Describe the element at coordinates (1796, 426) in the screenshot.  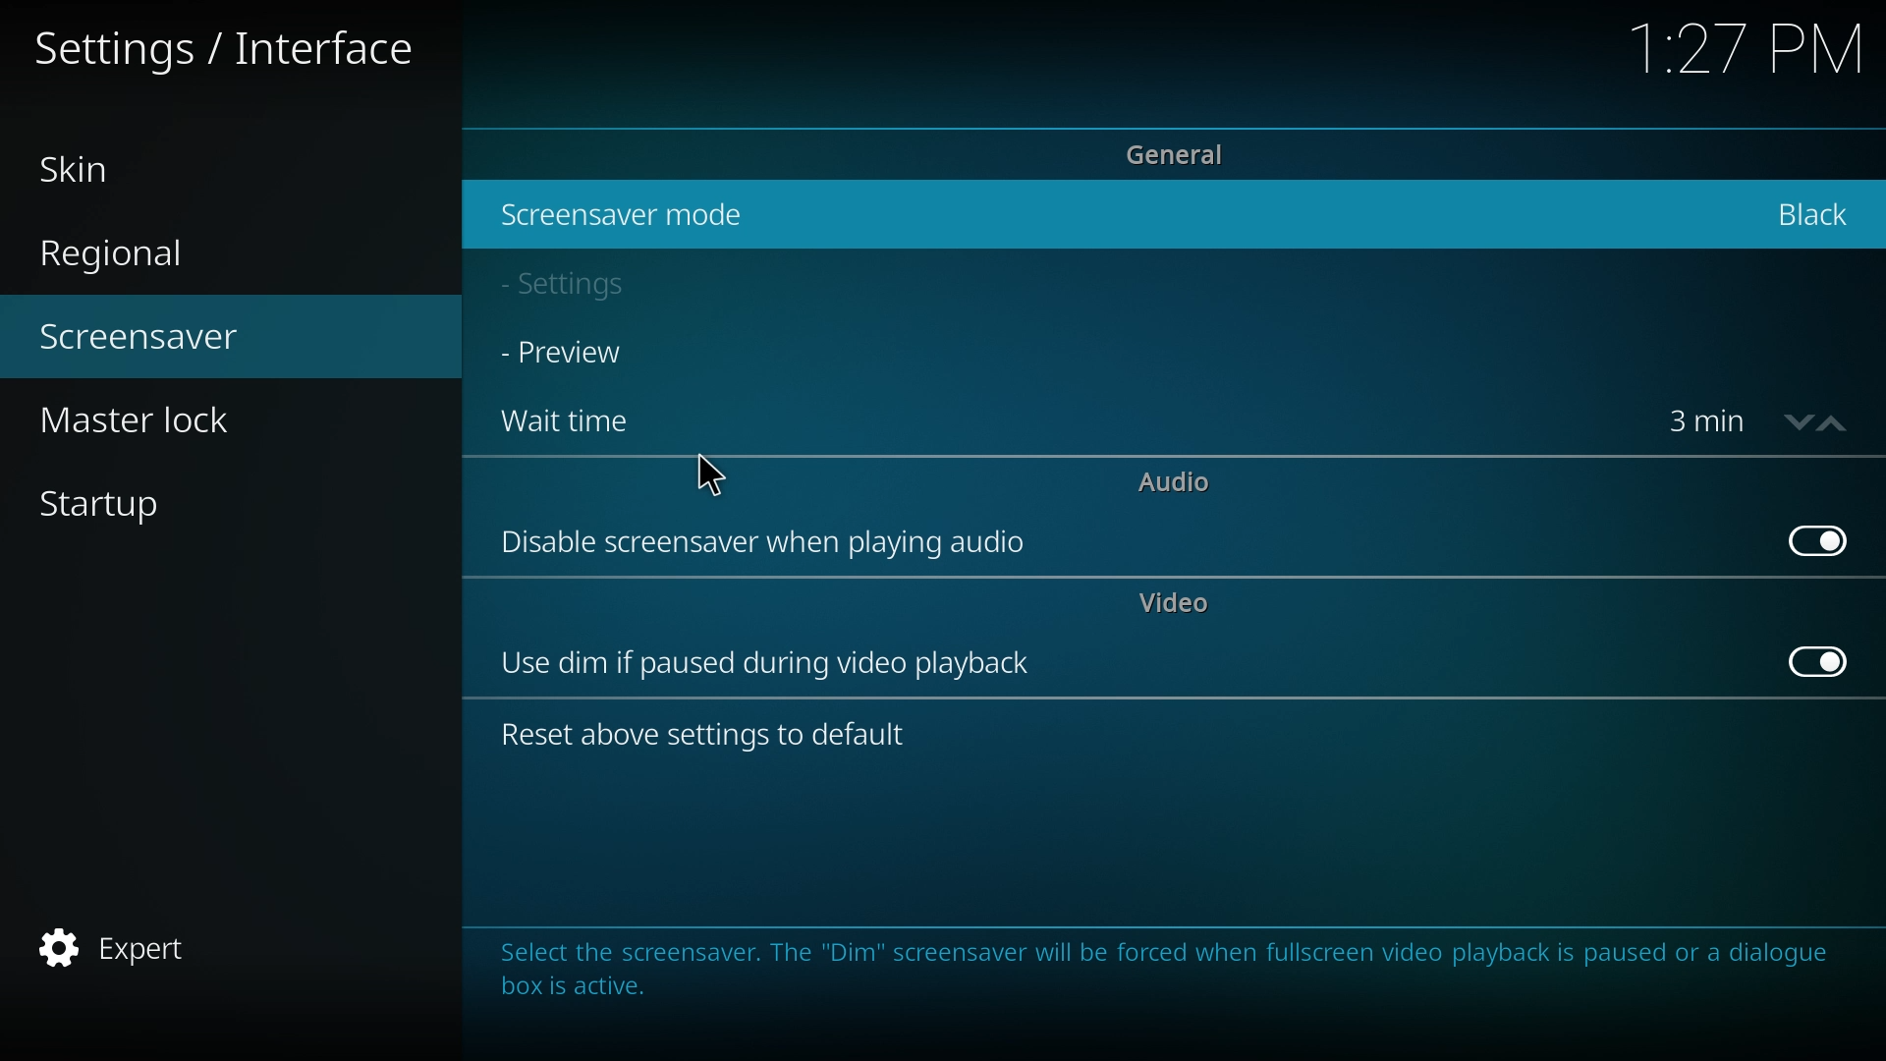
I see `decrease time` at that location.